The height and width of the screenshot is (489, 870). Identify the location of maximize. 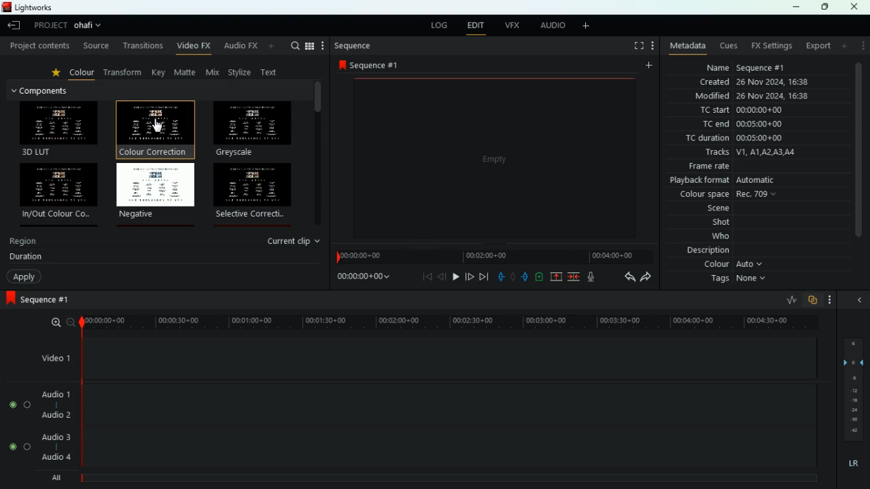
(824, 7).